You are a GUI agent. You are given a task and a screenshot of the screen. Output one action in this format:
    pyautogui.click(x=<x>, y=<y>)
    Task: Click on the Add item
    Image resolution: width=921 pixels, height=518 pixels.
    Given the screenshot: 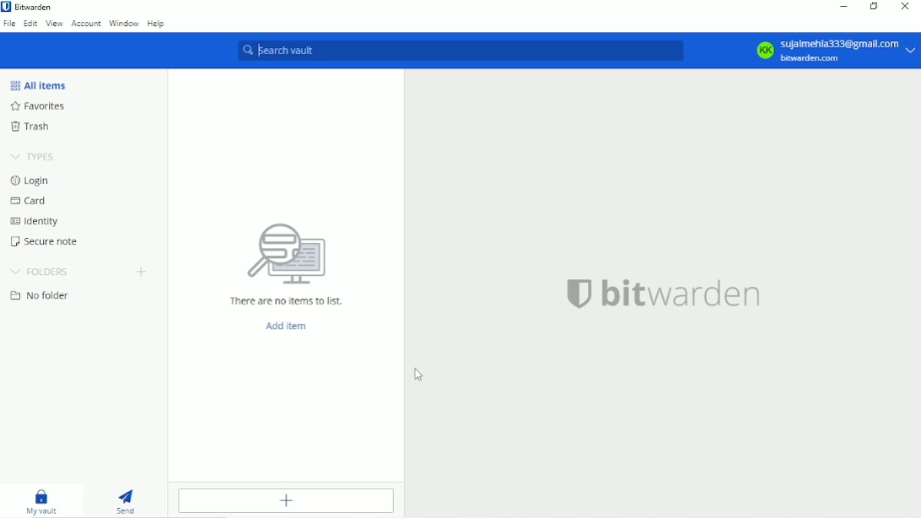 What is the action you would take?
    pyautogui.click(x=289, y=326)
    